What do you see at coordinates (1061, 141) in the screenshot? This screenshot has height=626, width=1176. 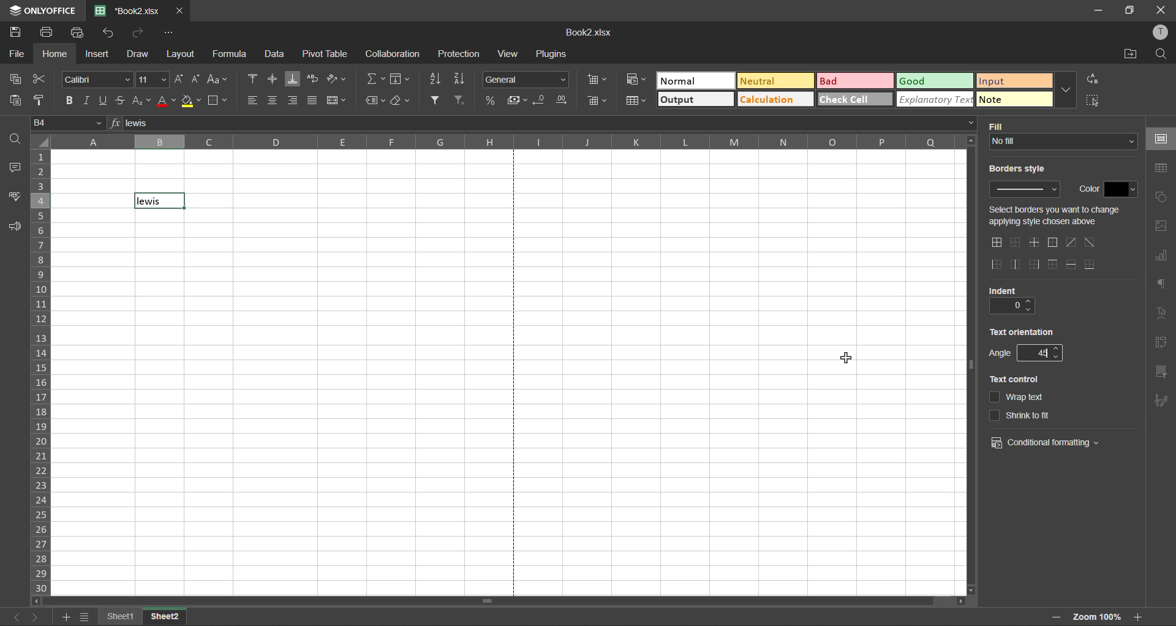 I see `input fill` at bounding box center [1061, 141].